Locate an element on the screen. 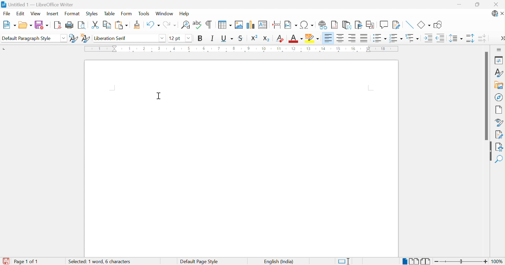 The image size is (505, 265). Gallery is located at coordinates (498, 86).